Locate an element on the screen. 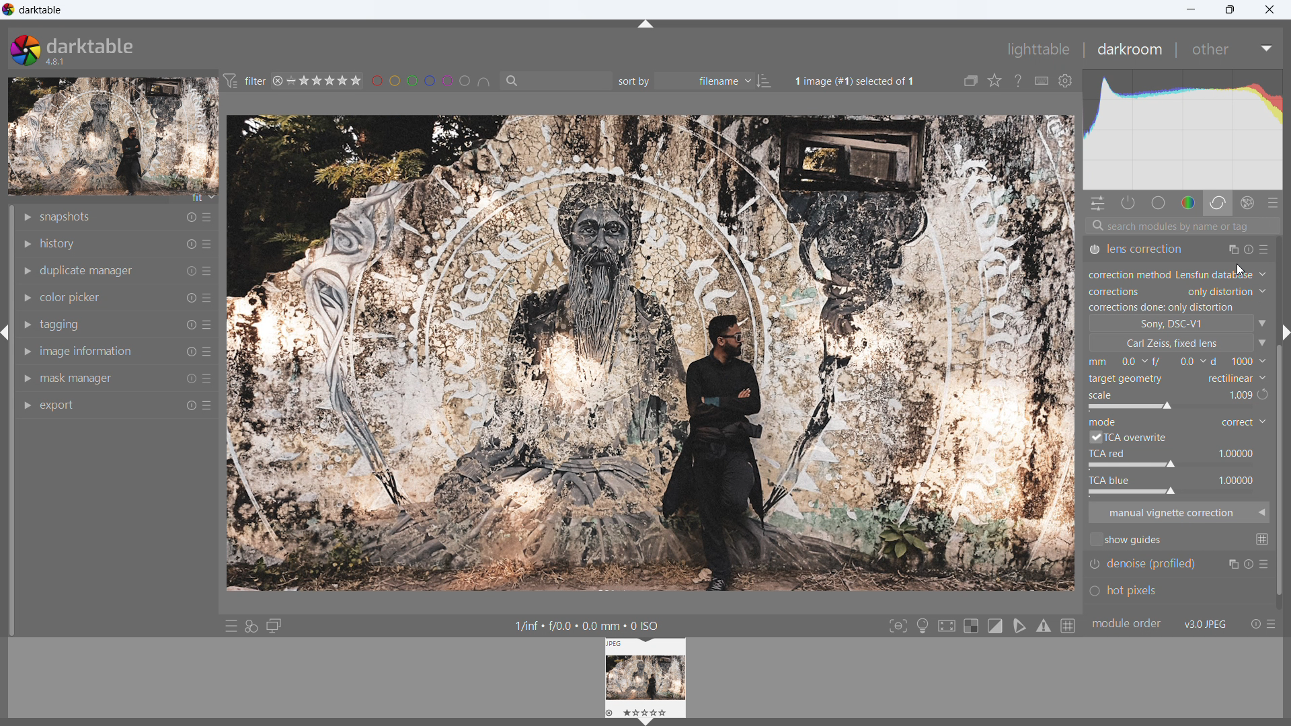 This screenshot has height=726, width=1291. base is located at coordinates (1159, 203).